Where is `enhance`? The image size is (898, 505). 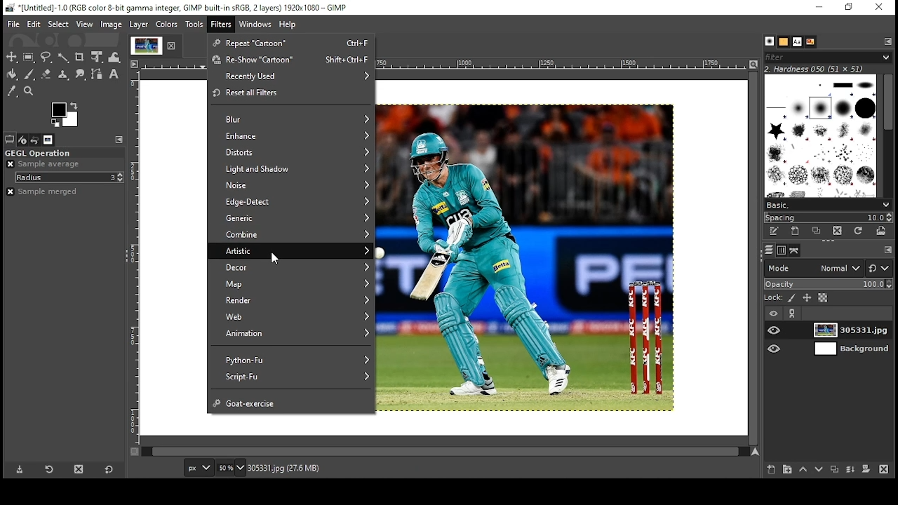
enhance is located at coordinates (291, 136).